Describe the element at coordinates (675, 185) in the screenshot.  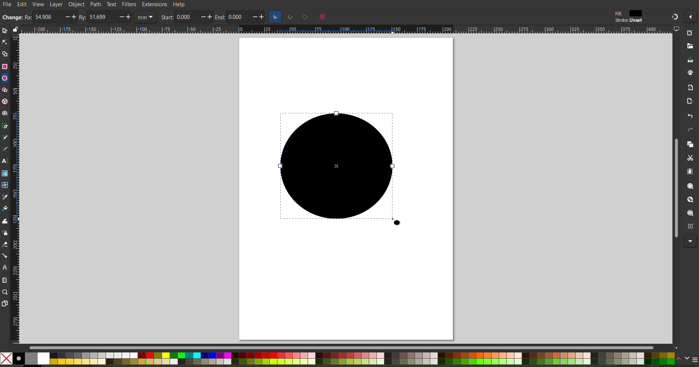
I see `Scrollbar` at that location.